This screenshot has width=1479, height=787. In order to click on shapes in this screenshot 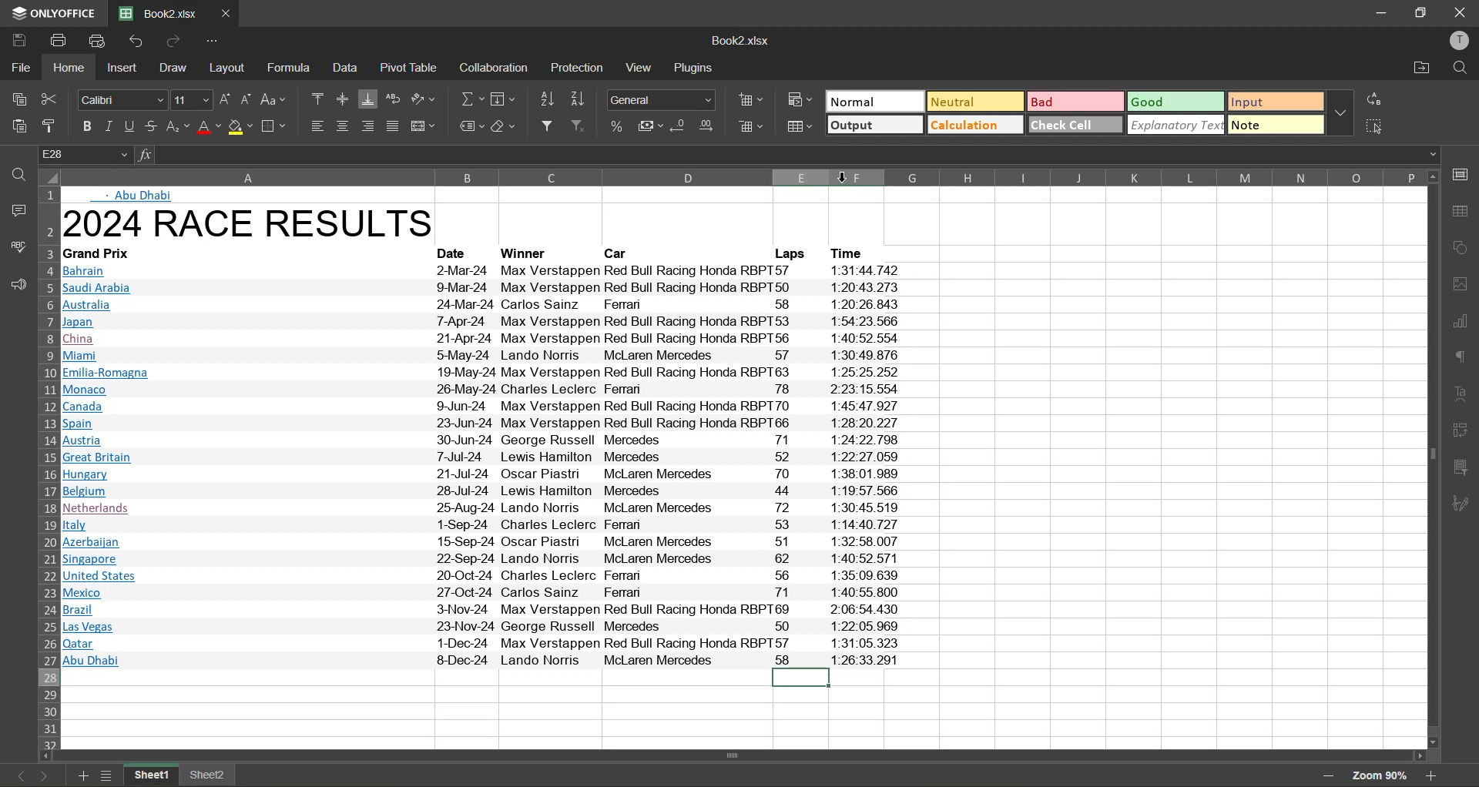, I will do `click(1464, 246)`.